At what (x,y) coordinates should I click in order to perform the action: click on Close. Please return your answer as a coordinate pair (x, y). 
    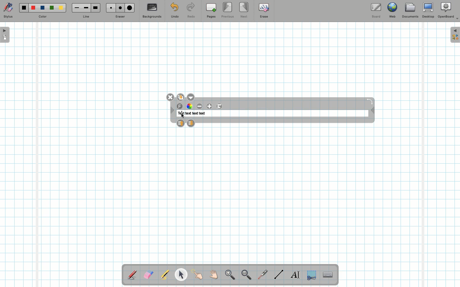
    Looking at the image, I should click on (171, 97).